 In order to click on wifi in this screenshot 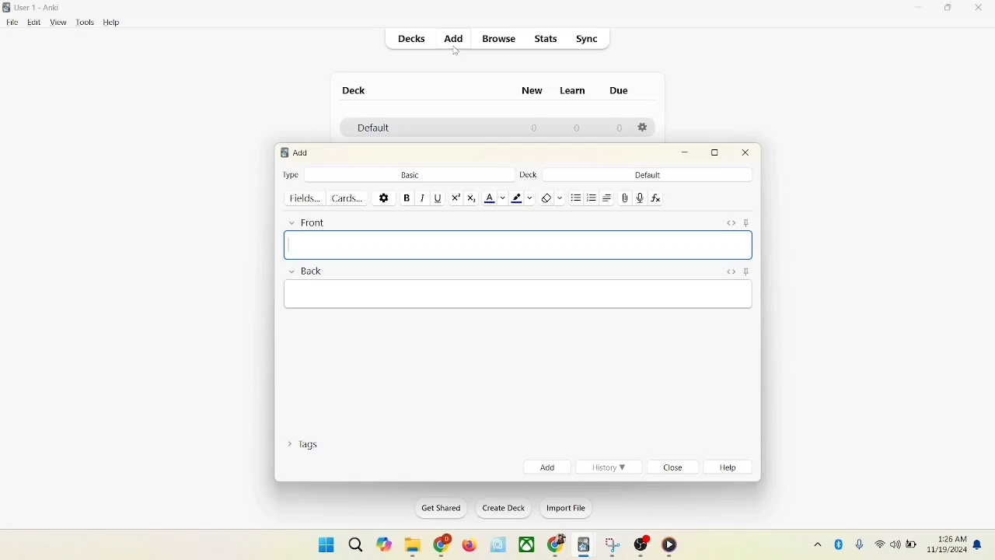, I will do `click(878, 544)`.